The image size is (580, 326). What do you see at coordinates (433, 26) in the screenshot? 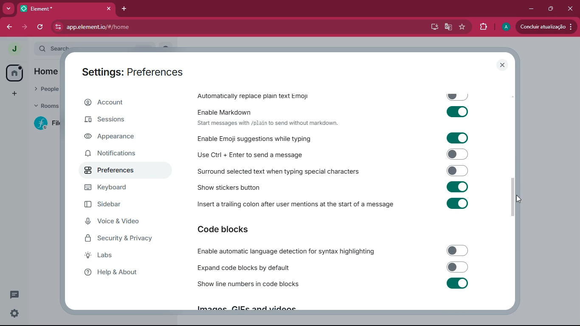
I see `desktop` at bounding box center [433, 26].